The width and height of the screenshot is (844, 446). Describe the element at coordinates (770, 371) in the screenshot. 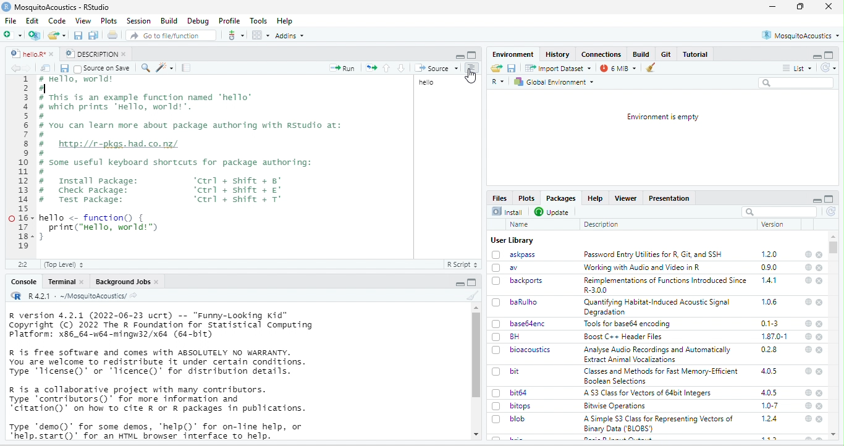

I see `4.0.5` at that location.